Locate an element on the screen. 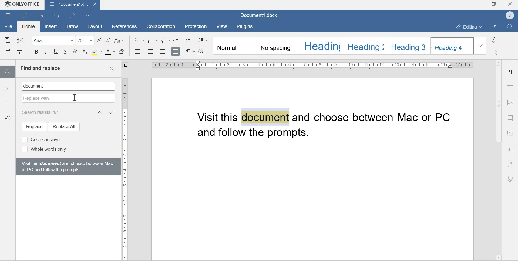 The width and height of the screenshot is (518, 261). Normal is located at coordinates (234, 46).